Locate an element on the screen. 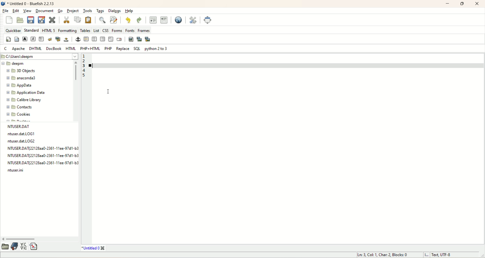 The image size is (485, 258). REPLACE is located at coordinates (122, 48).